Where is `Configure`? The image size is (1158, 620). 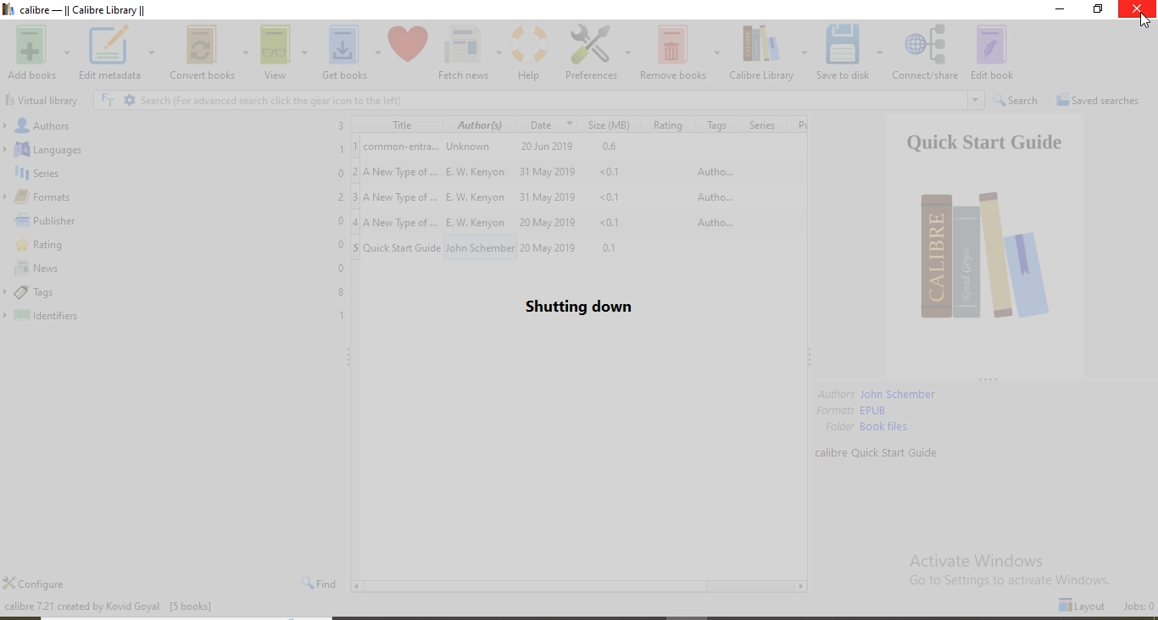 Configure is located at coordinates (34, 583).